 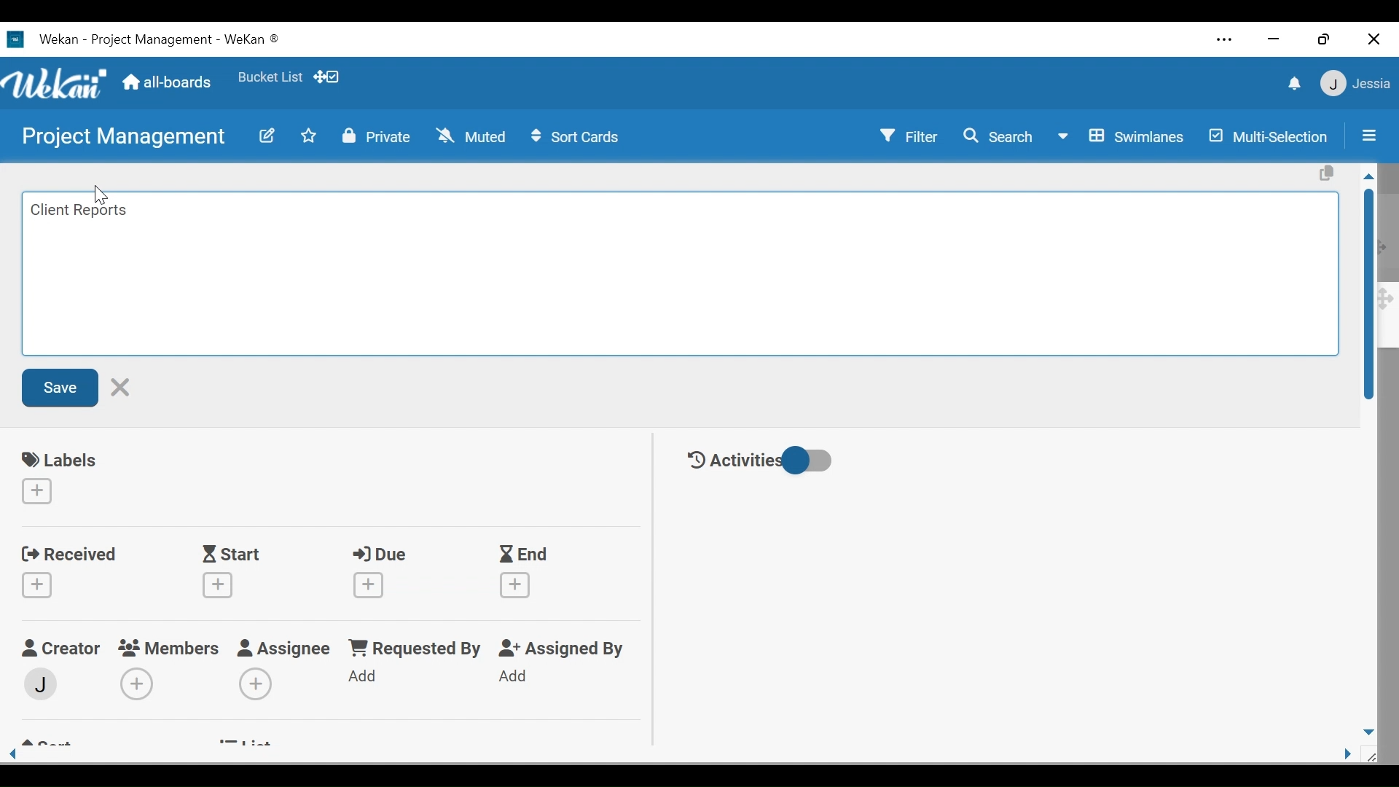 What do you see at coordinates (252, 41) in the screenshot?
I see `Wekan` at bounding box center [252, 41].